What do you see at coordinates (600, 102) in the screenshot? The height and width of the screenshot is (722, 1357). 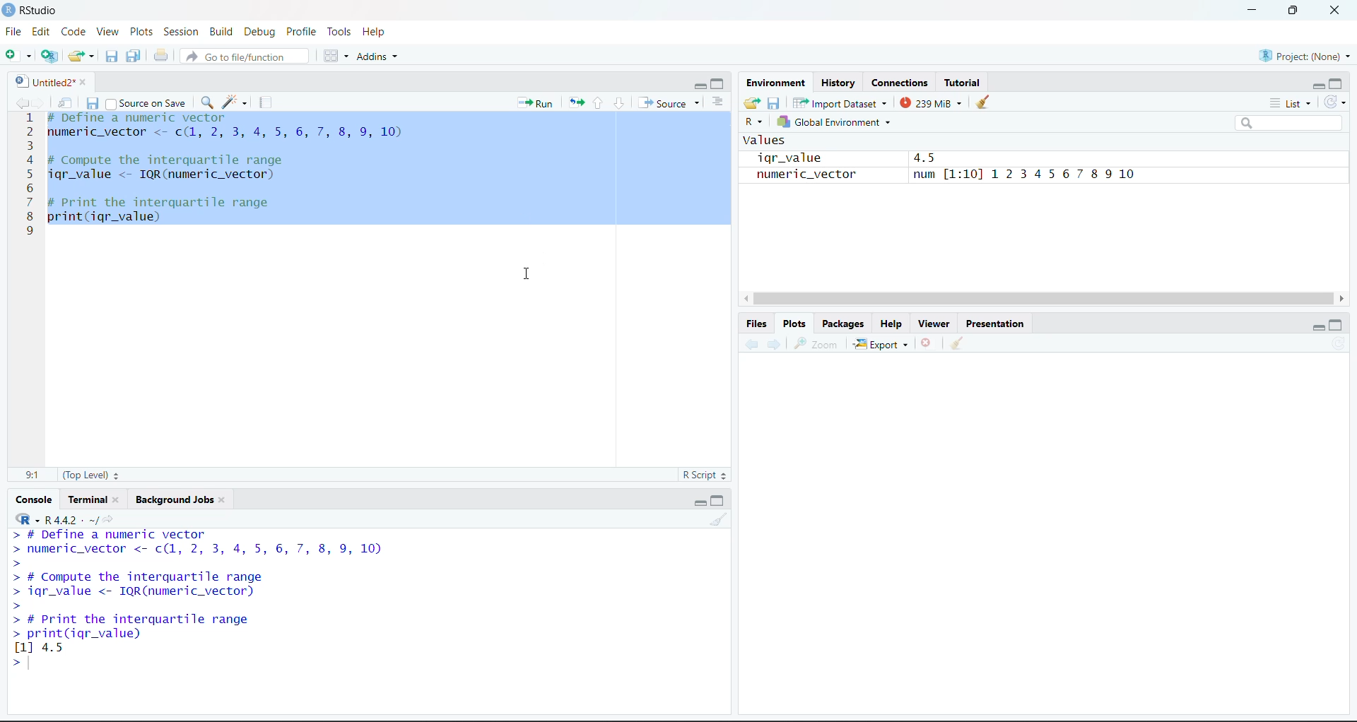 I see `Go to previous section/chunk (Ctrl + PgUp)` at bounding box center [600, 102].